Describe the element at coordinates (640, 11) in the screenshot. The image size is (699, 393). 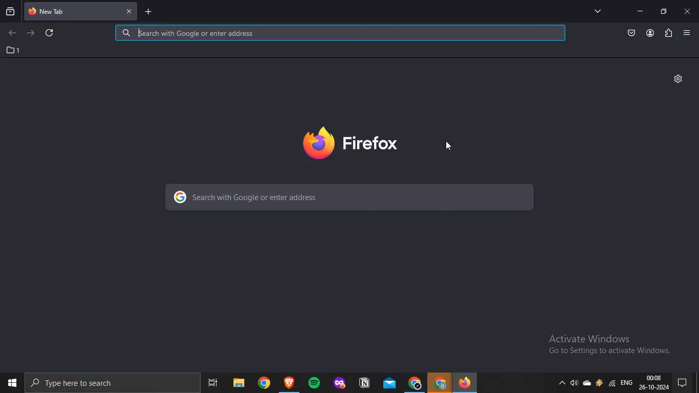
I see `minimize` at that location.